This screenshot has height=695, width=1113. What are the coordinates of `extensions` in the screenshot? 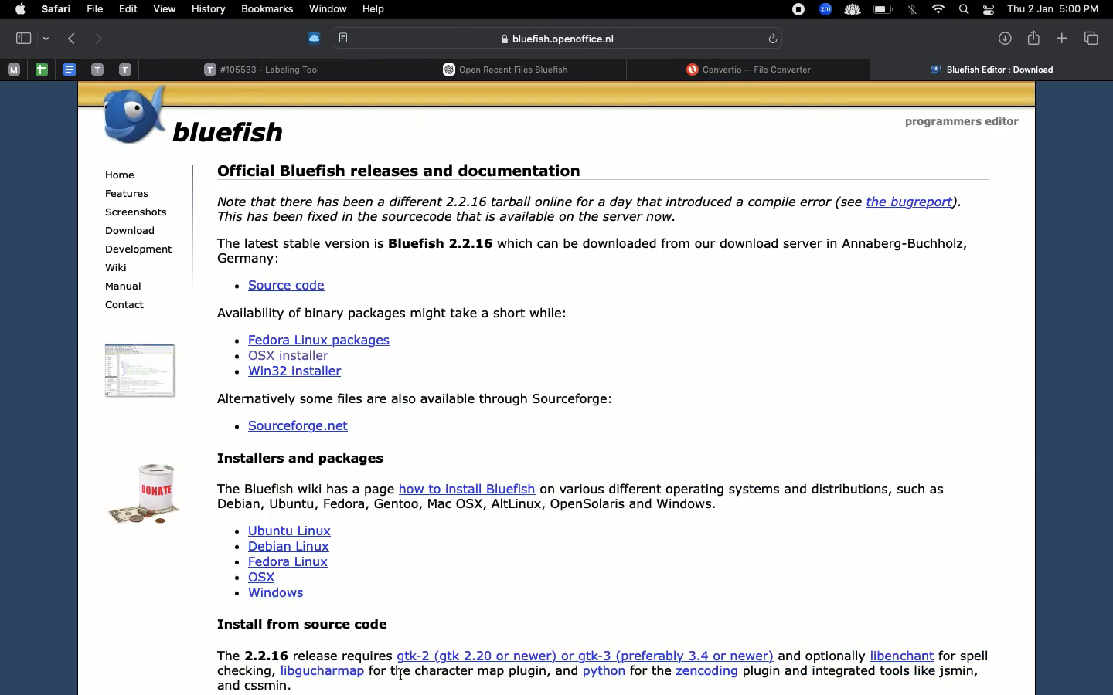 It's located at (827, 11).